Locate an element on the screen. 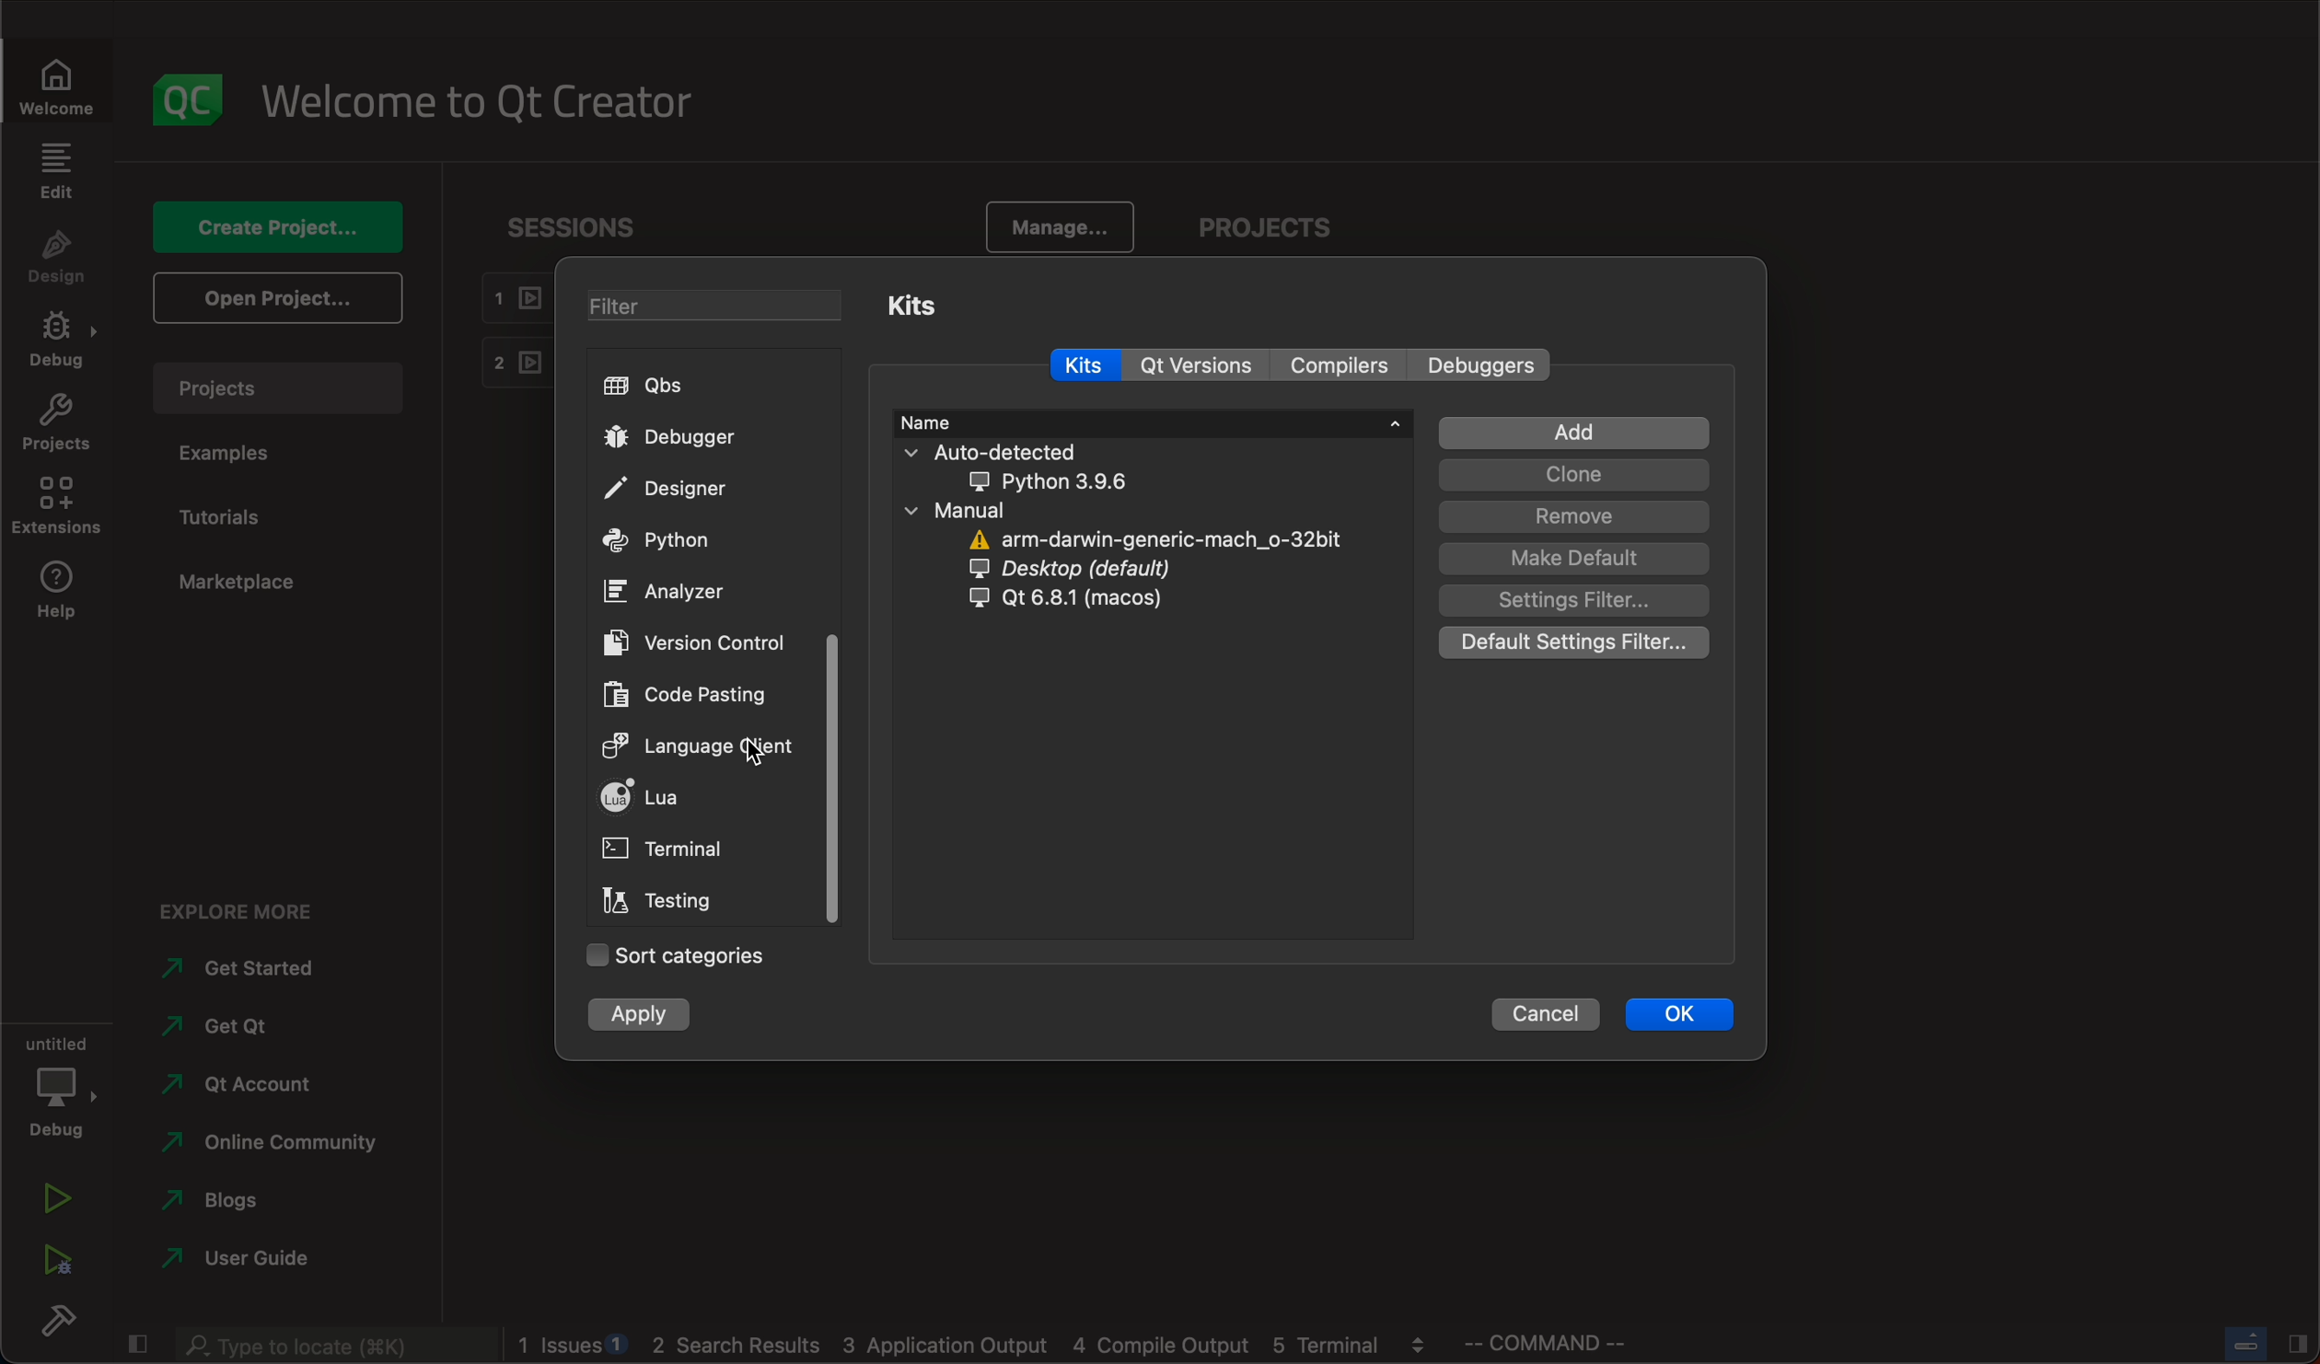  auto detected is located at coordinates (1056, 466).